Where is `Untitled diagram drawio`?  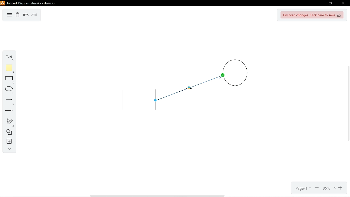 Untitled diagram drawio is located at coordinates (28, 4).